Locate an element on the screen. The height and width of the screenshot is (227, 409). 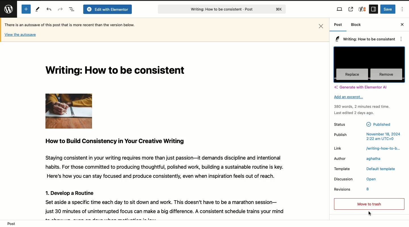
How to Build Consistency in Your Creative Writing

Staying consistent in your writing requires more than just passion—it demands discipline and intentional
habits. For those committed to producing thoughtful, polished work, building a sustainable routine is key.
Here's how you can stay focused and produce consistently, even when inspiration feels out of reach.

1. Develop a Routine

Set aside a specific time each day to sit down and work. This doesn't have to be a marathon session—
just 30 minutes of uninterrupted focus can make a big difference. A consistent schedule trains your mind is located at coordinates (167, 177).